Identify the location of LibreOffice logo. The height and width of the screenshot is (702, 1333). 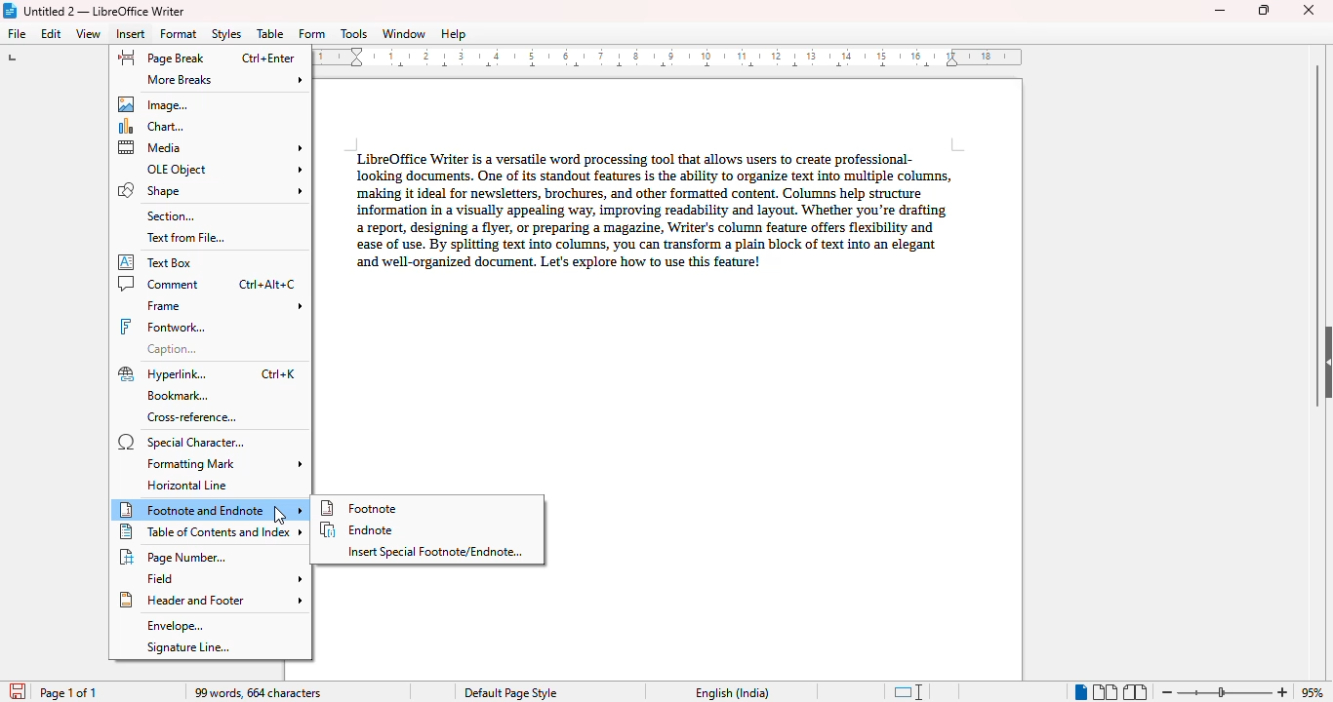
(11, 11).